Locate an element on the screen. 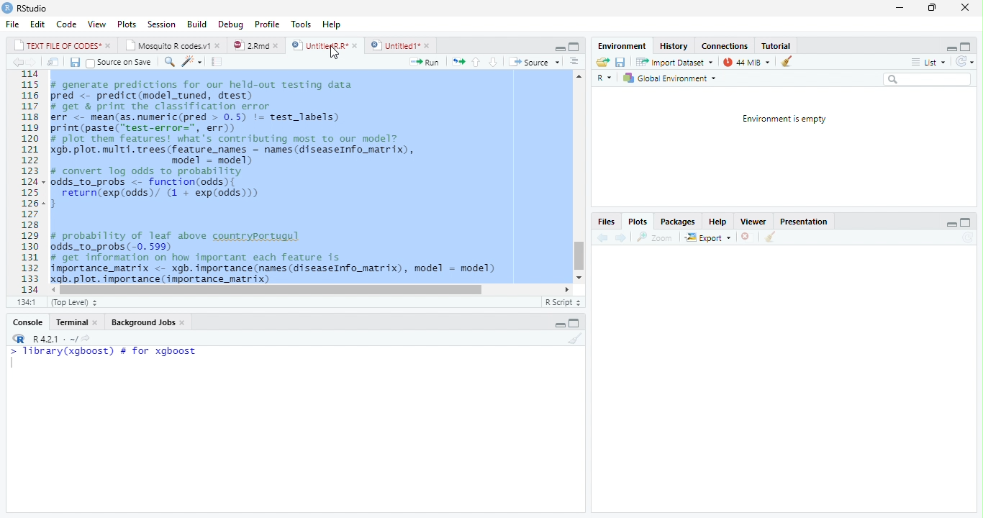 The image size is (983, 518). Cursor is located at coordinates (334, 53).